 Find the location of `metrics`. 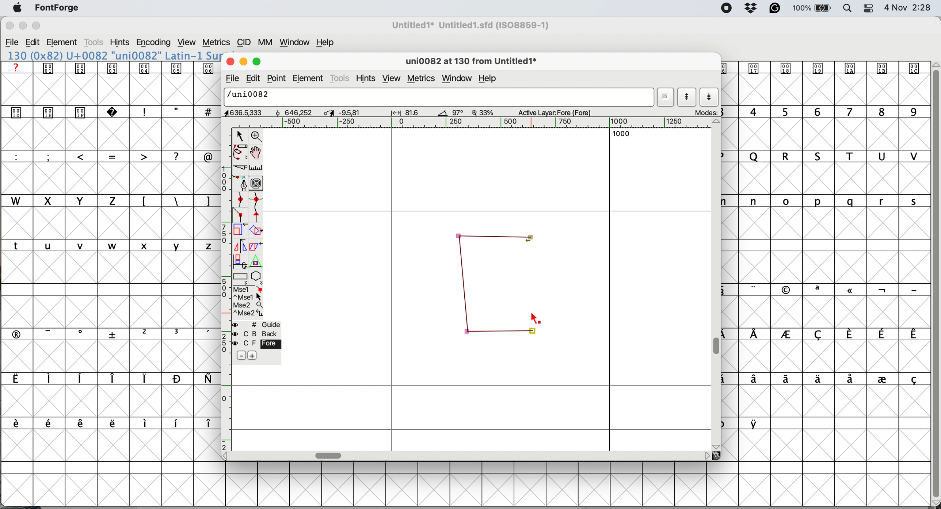

metrics is located at coordinates (422, 80).